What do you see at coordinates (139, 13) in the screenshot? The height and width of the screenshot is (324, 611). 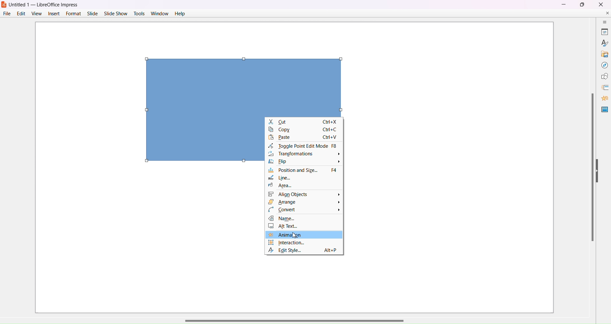 I see `Tools` at bounding box center [139, 13].